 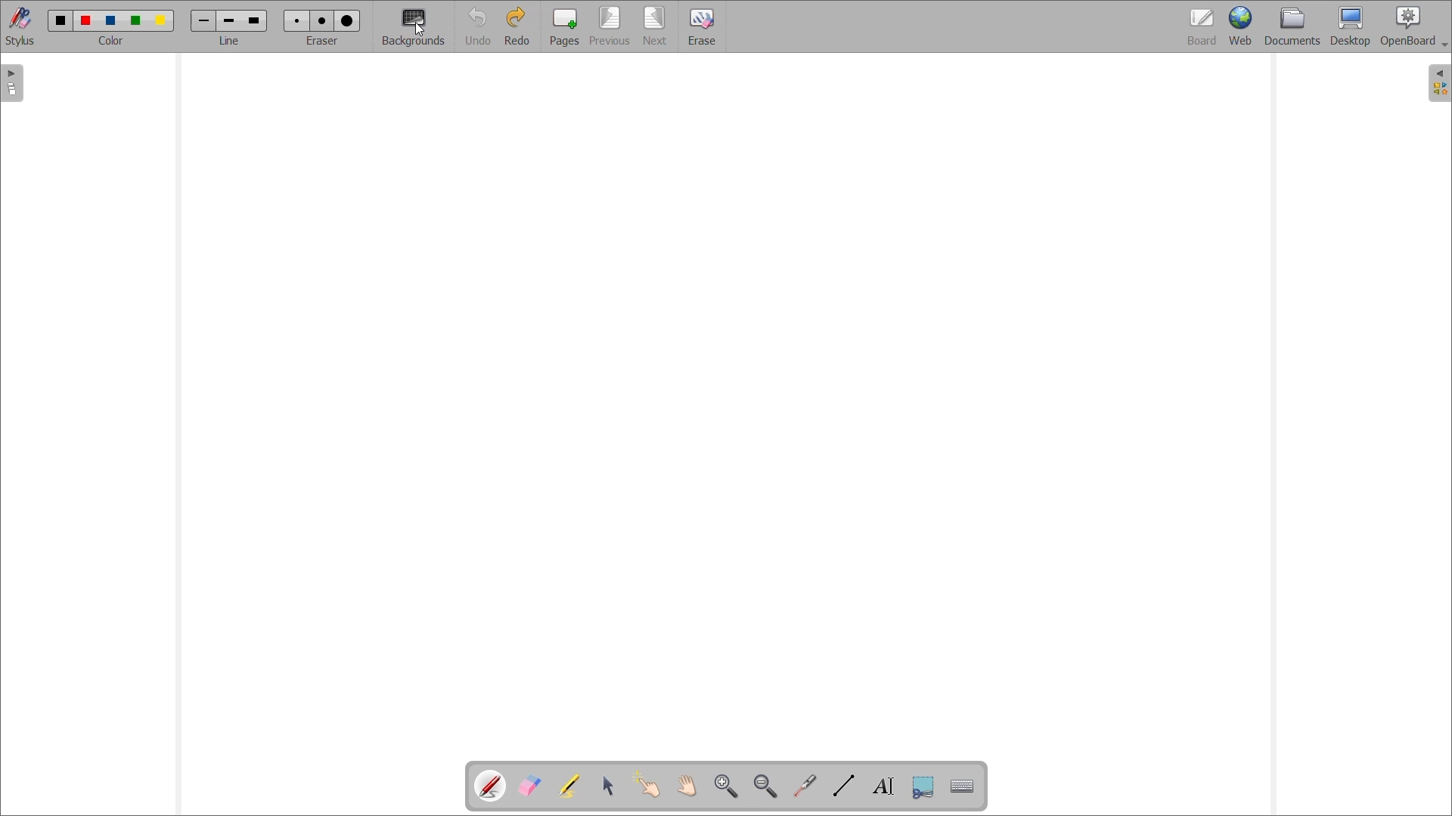 What do you see at coordinates (1351, 26) in the screenshot?
I see `Show desktop` at bounding box center [1351, 26].